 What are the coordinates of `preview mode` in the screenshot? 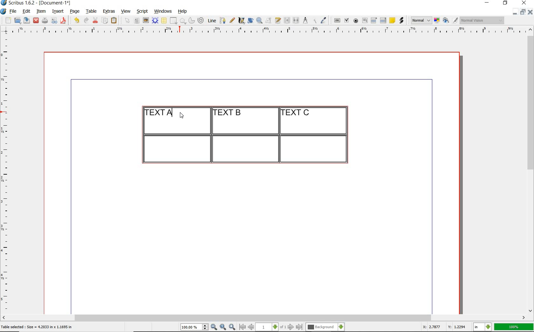 It's located at (450, 21).